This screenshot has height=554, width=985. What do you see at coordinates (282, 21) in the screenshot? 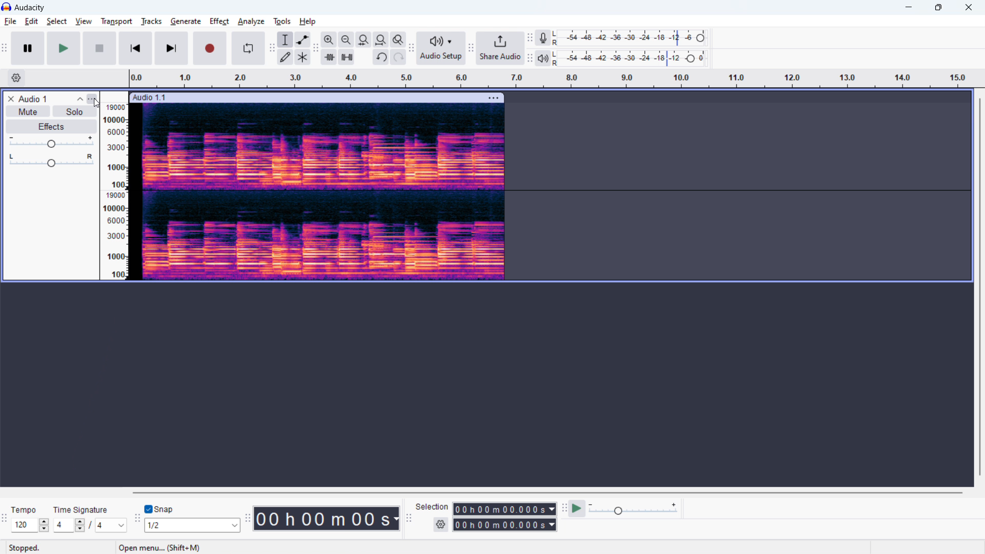
I see `tools` at bounding box center [282, 21].